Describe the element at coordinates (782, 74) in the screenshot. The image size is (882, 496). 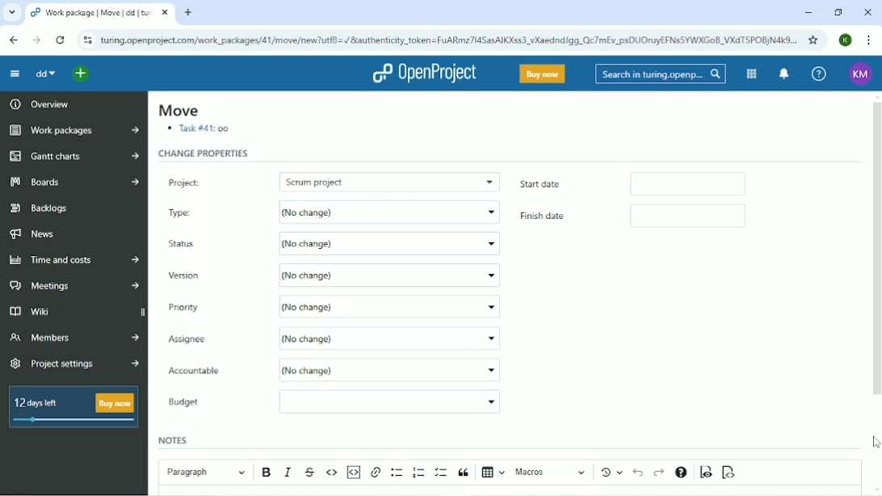
I see `To notification center` at that location.